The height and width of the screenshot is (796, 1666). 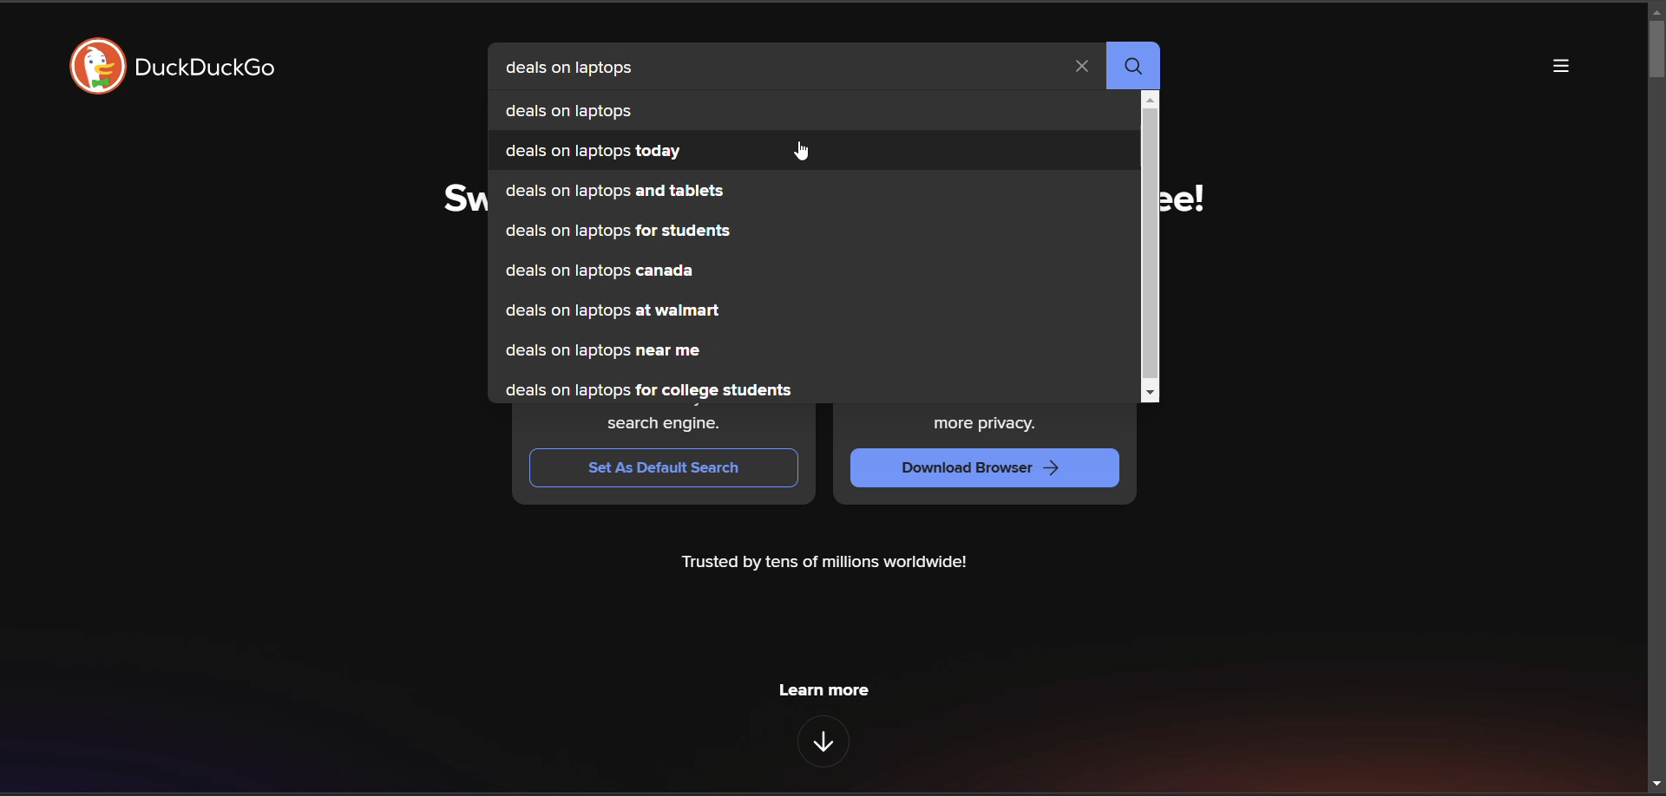 What do you see at coordinates (823, 689) in the screenshot?
I see `learn more` at bounding box center [823, 689].